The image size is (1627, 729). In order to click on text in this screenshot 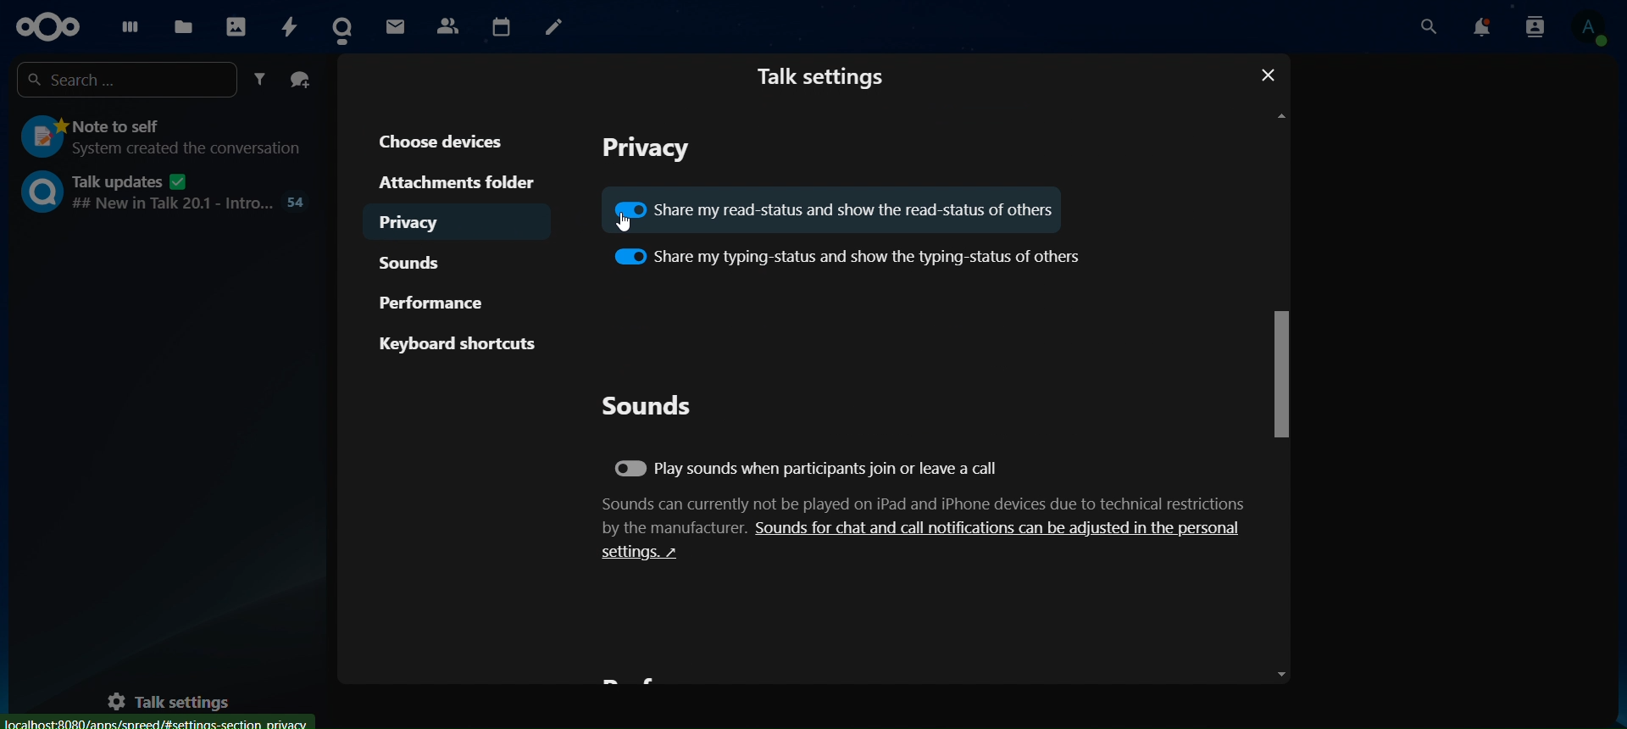, I will do `click(926, 528)`.